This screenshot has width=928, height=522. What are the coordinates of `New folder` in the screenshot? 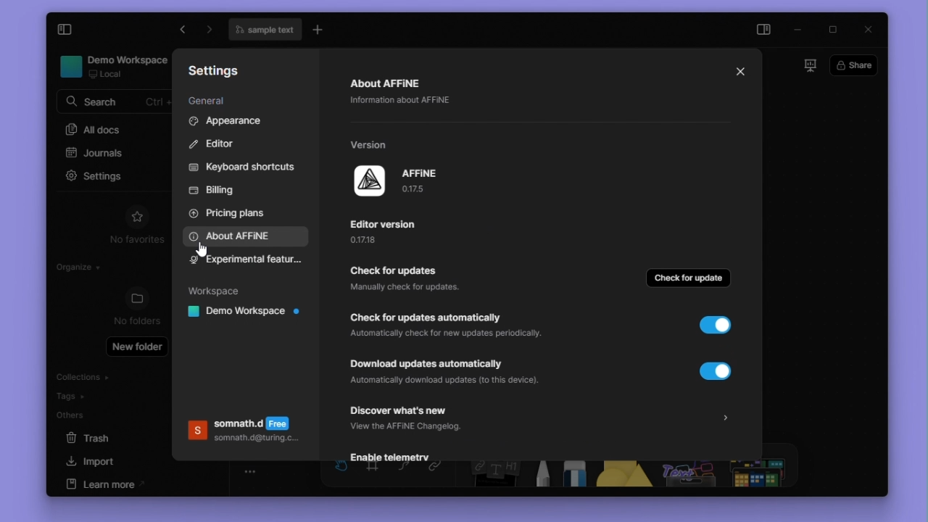 It's located at (138, 346).